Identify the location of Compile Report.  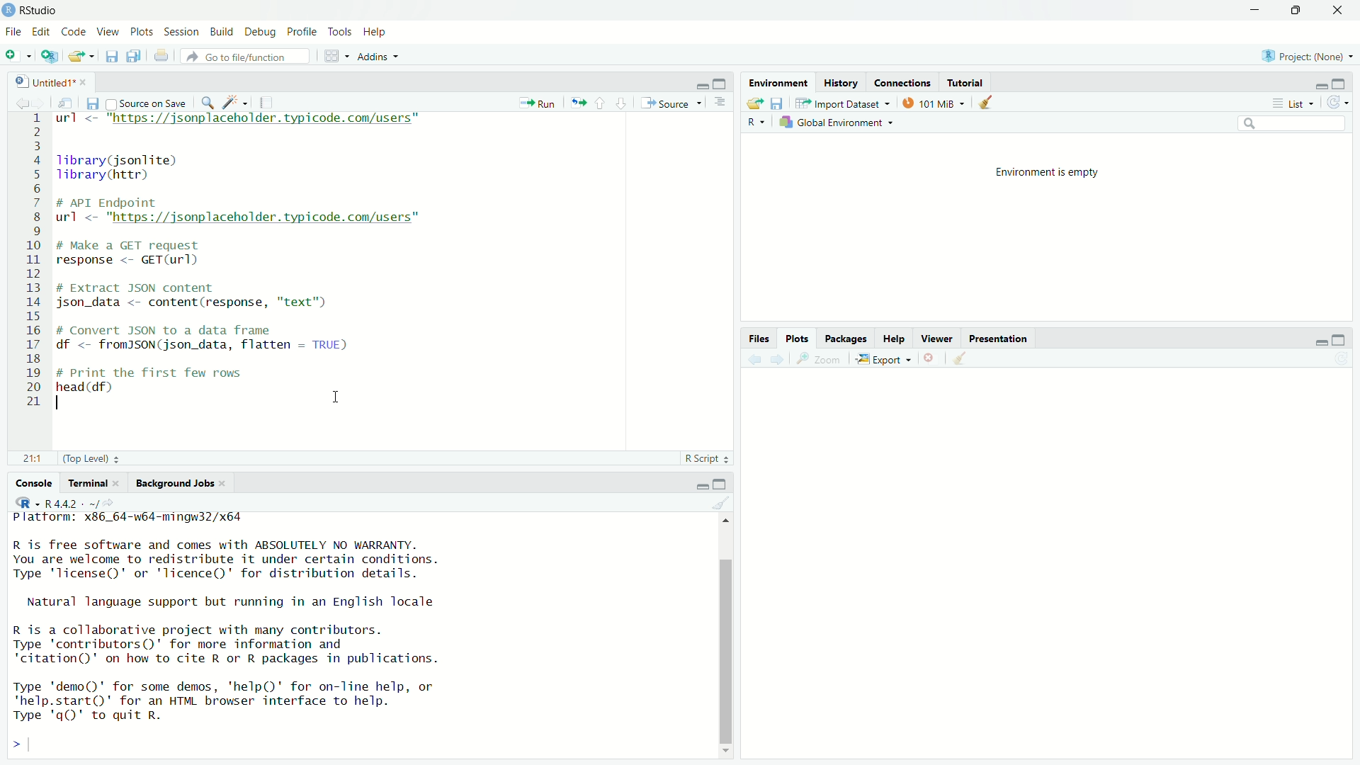
(268, 102).